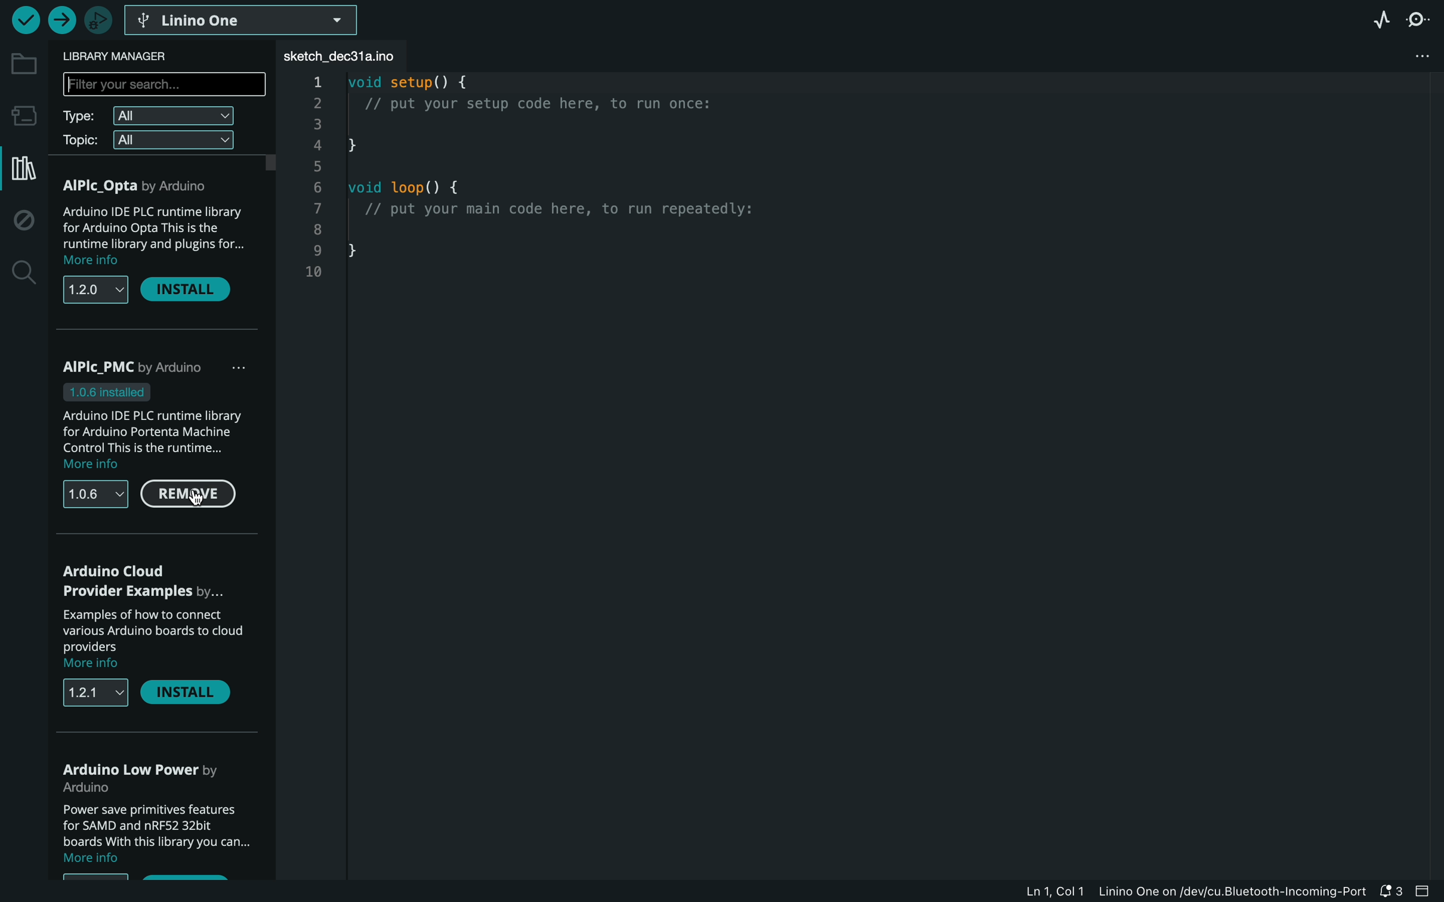 Image resolution: width=1444 pixels, height=902 pixels. What do you see at coordinates (143, 779) in the screenshot?
I see `low power` at bounding box center [143, 779].